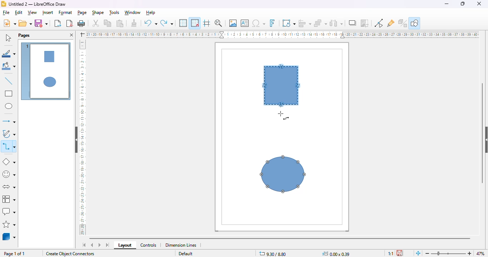 The width and height of the screenshot is (488, 257). Describe the element at coordinates (480, 253) in the screenshot. I see `zoom factor` at that location.